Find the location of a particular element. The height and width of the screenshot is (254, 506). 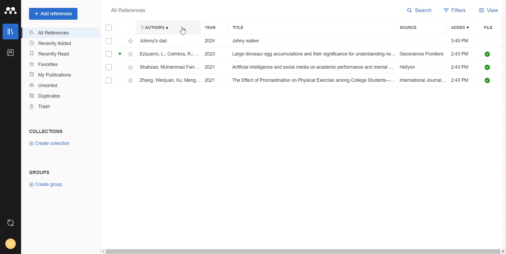

2:43 PM is located at coordinates (460, 54).